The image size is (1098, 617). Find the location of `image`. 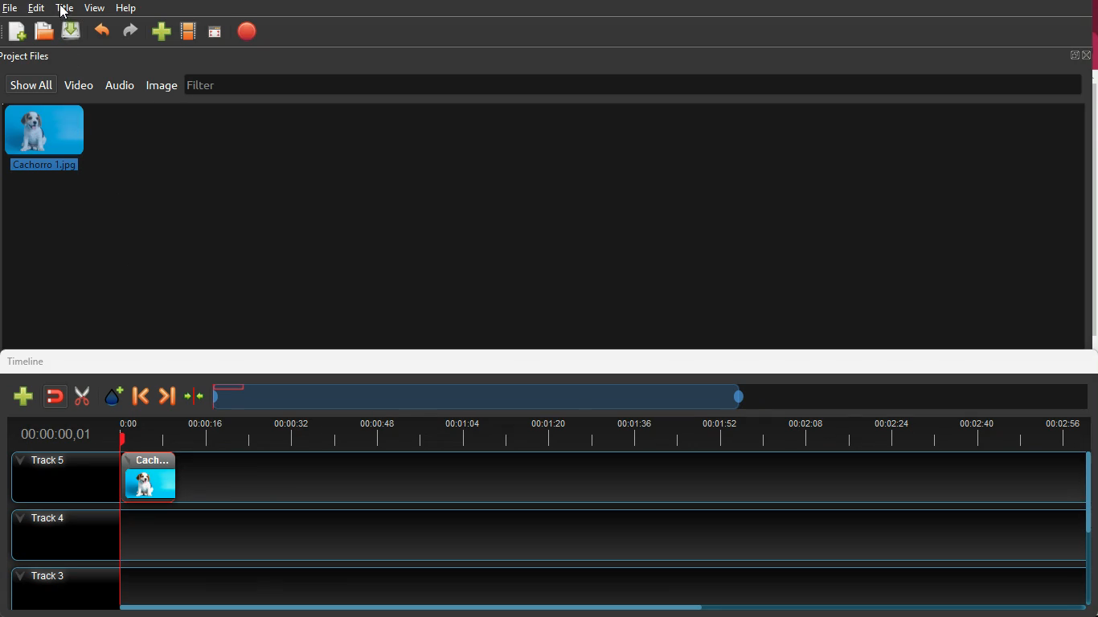

image is located at coordinates (51, 138).